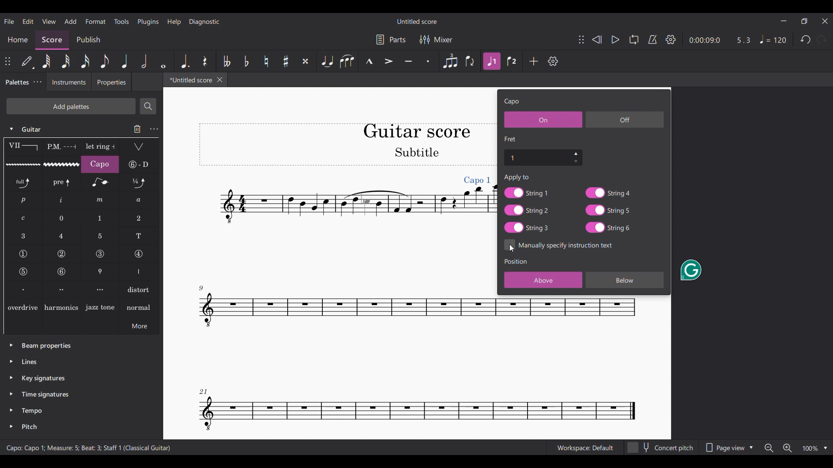 The height and width of the screenshot is (468, 833). I want to click on Change position, so click(7, 61).